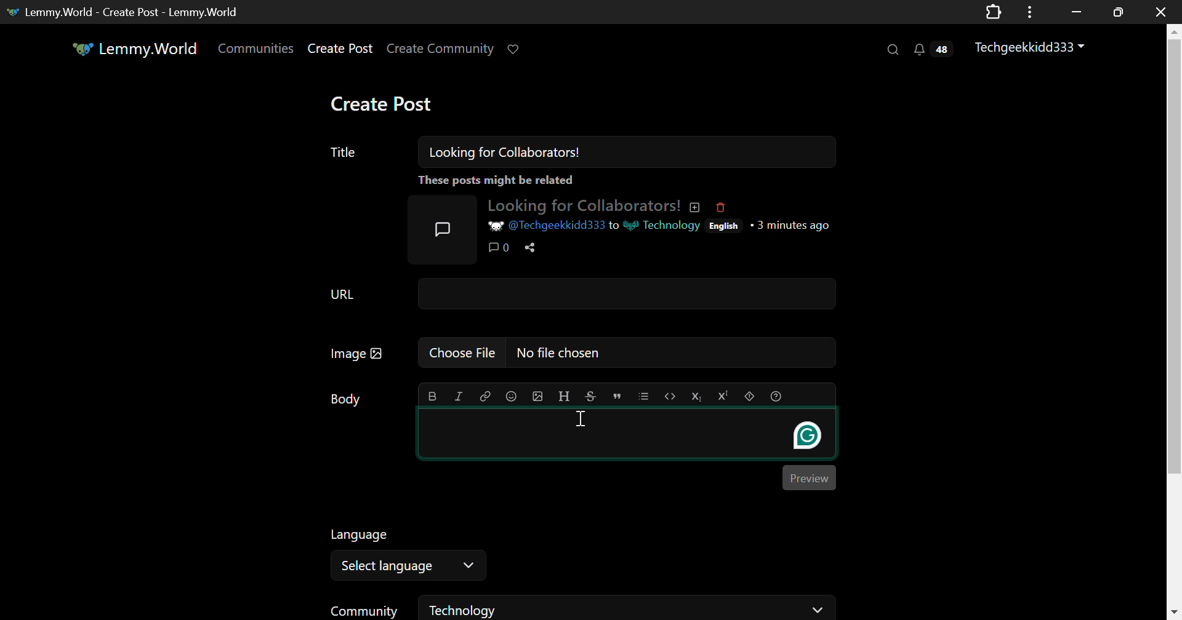  What do you see at coordinates (643, 397) in the screenshot?
I see `list` at bounding box center [643, 397].